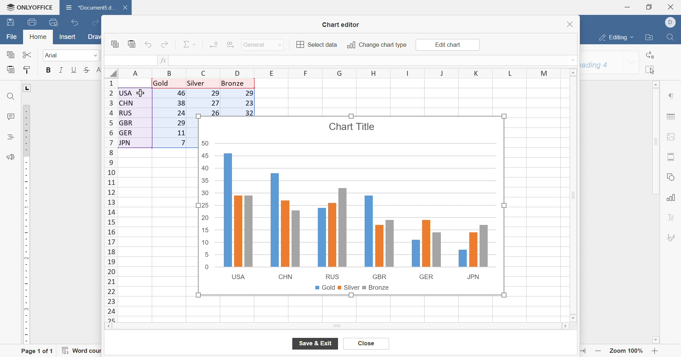 This screenshot has width=681, height=357. What do you see at coordinates (33, 22) in the screenshot?
I see `print` at bounding box center [33, 22].